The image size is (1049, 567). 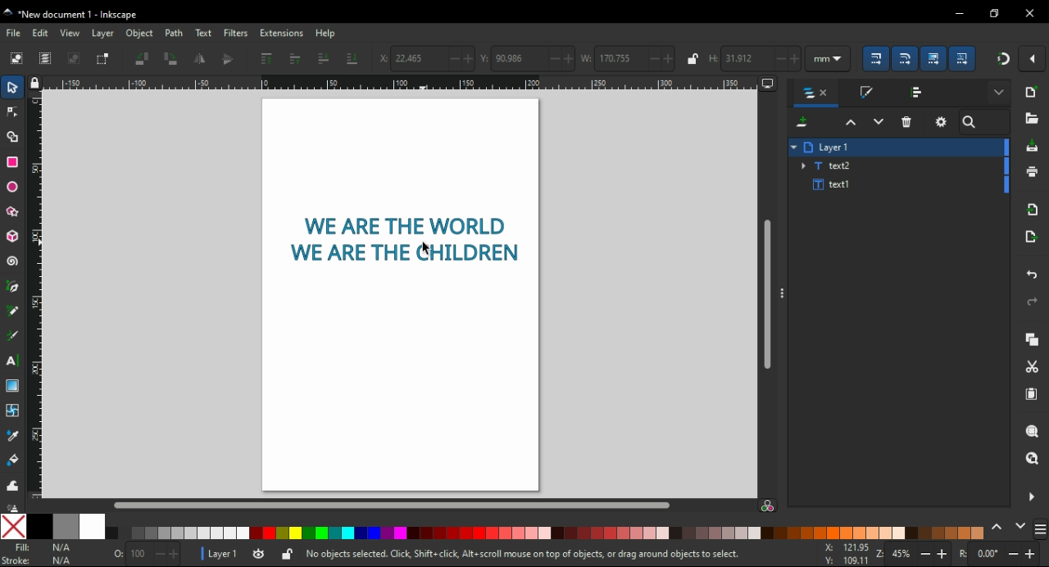 I want to click on open , so click(x=1033, y=118).